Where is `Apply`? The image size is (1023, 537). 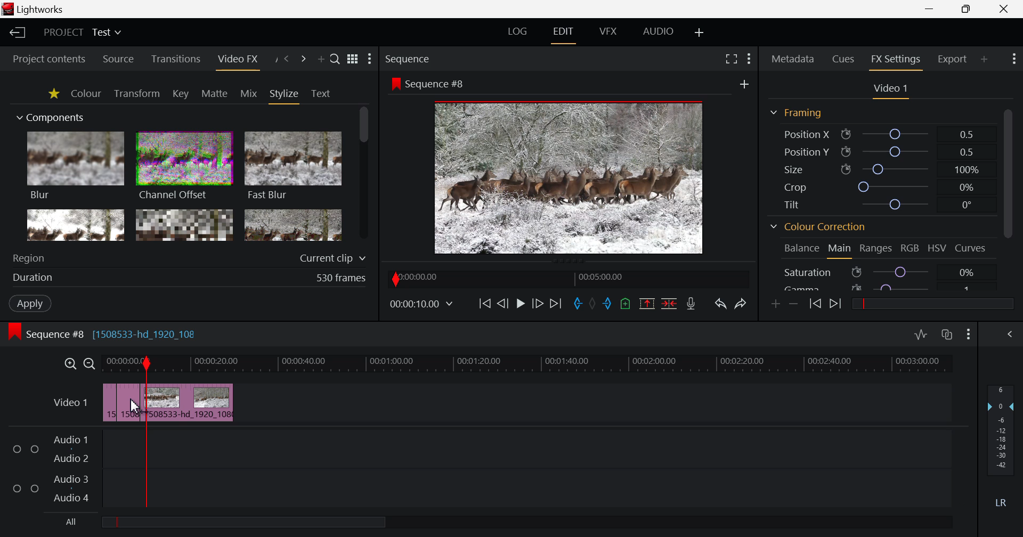
Apply is located at coordinates (30, 303).